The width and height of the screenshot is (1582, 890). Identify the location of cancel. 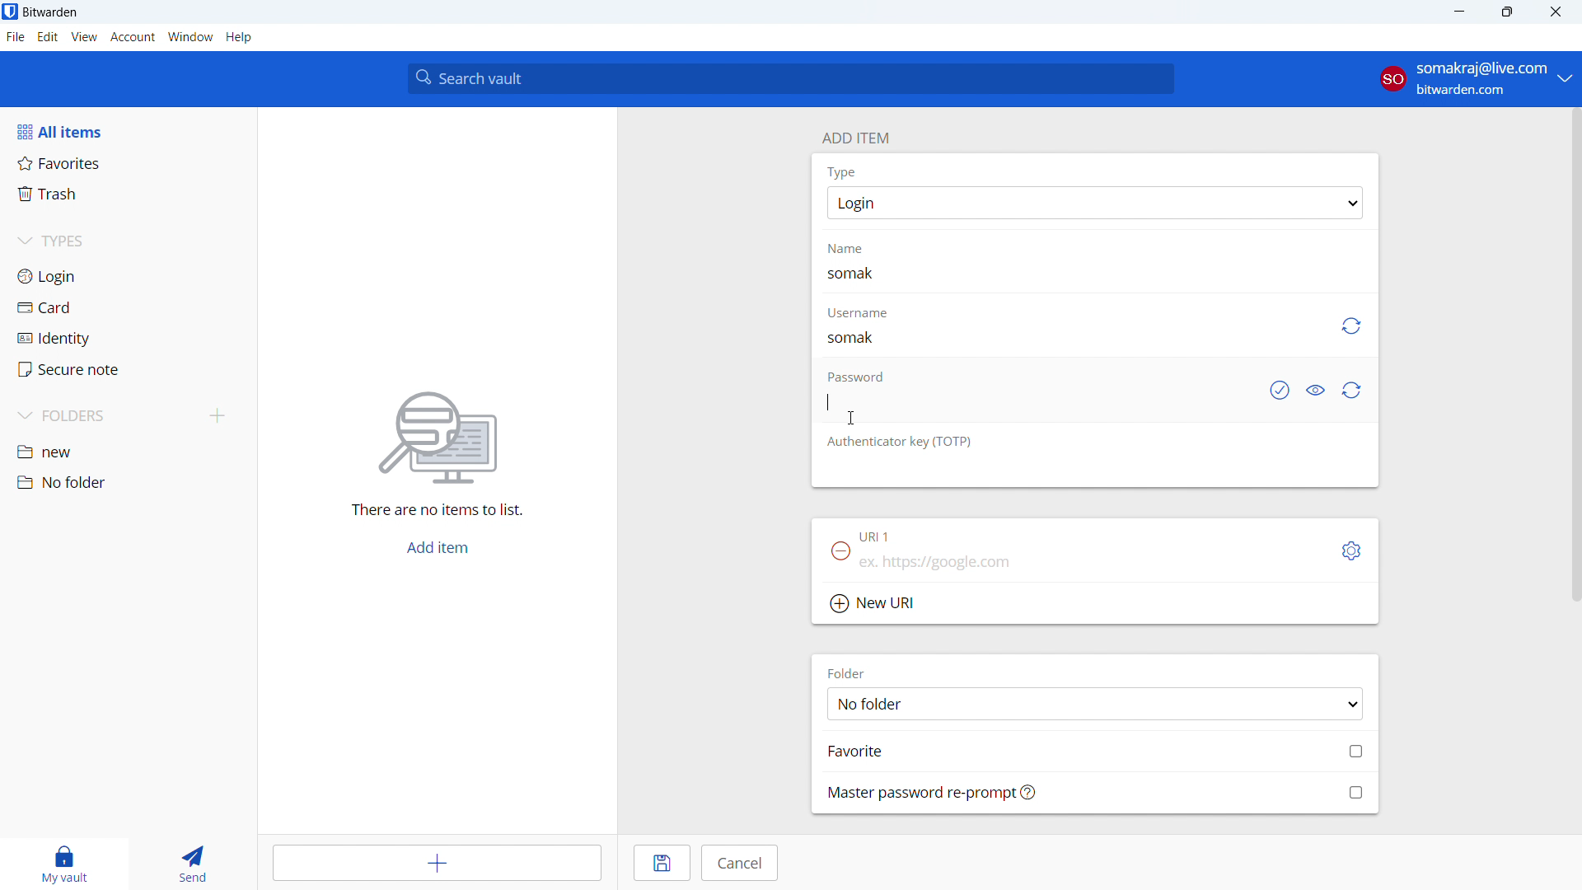
(739, 863).